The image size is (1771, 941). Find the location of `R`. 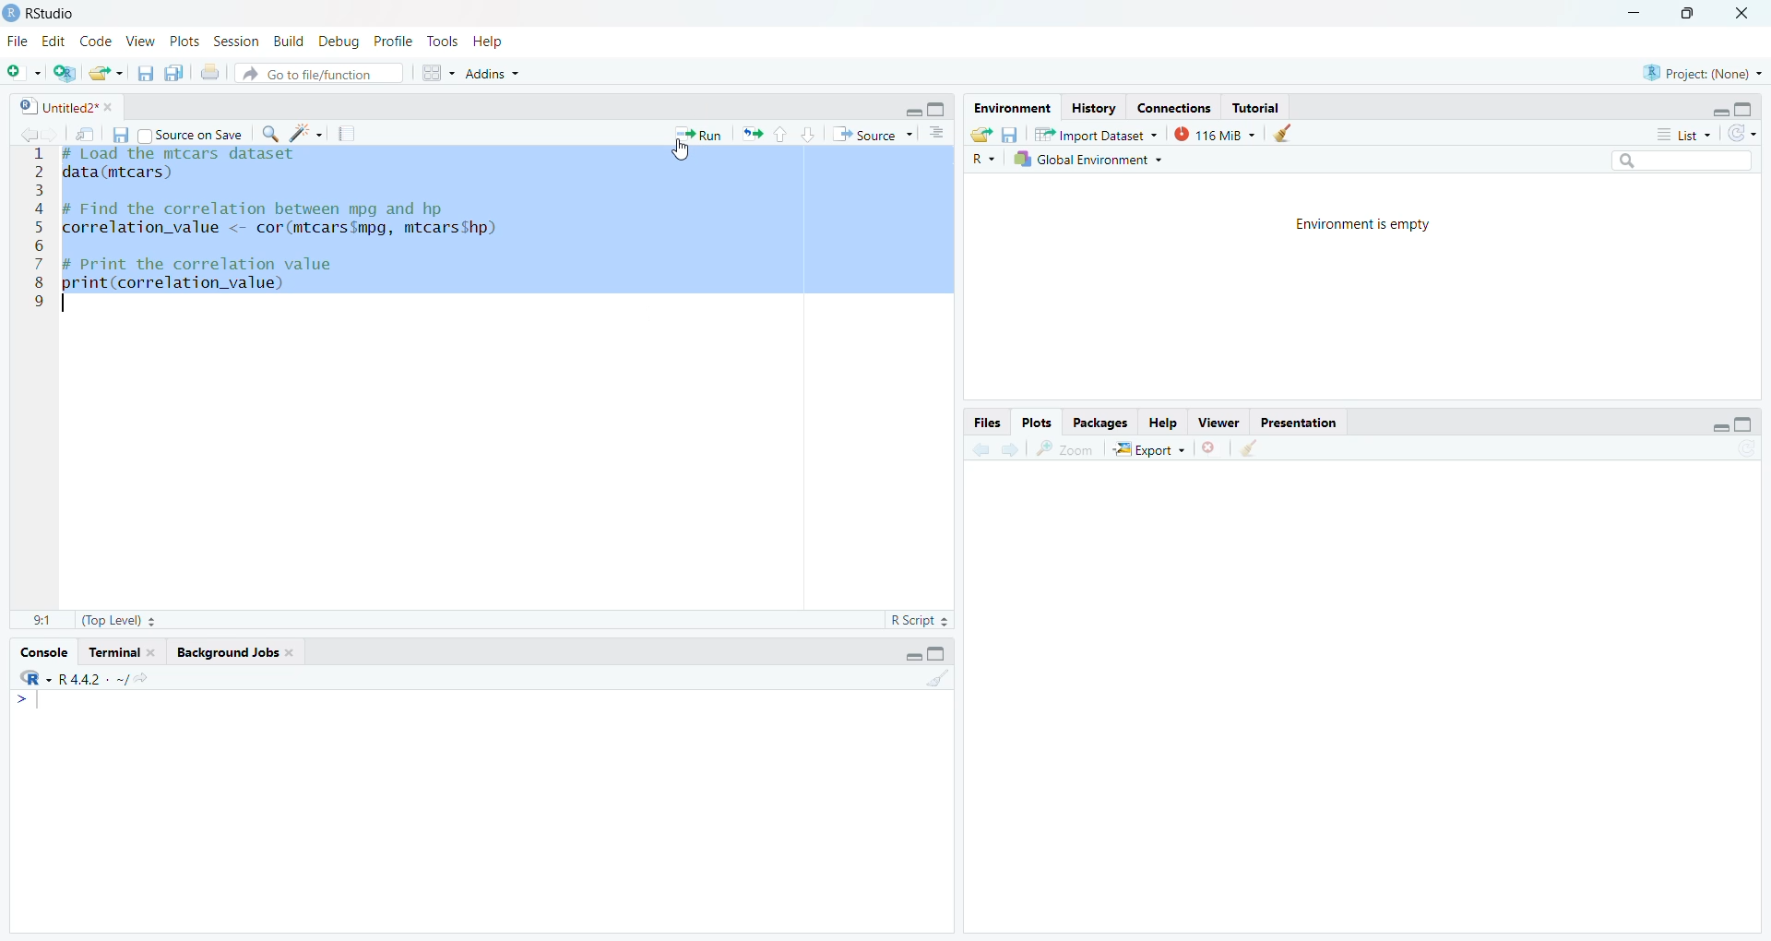

R is located at coordinates (31, 678).